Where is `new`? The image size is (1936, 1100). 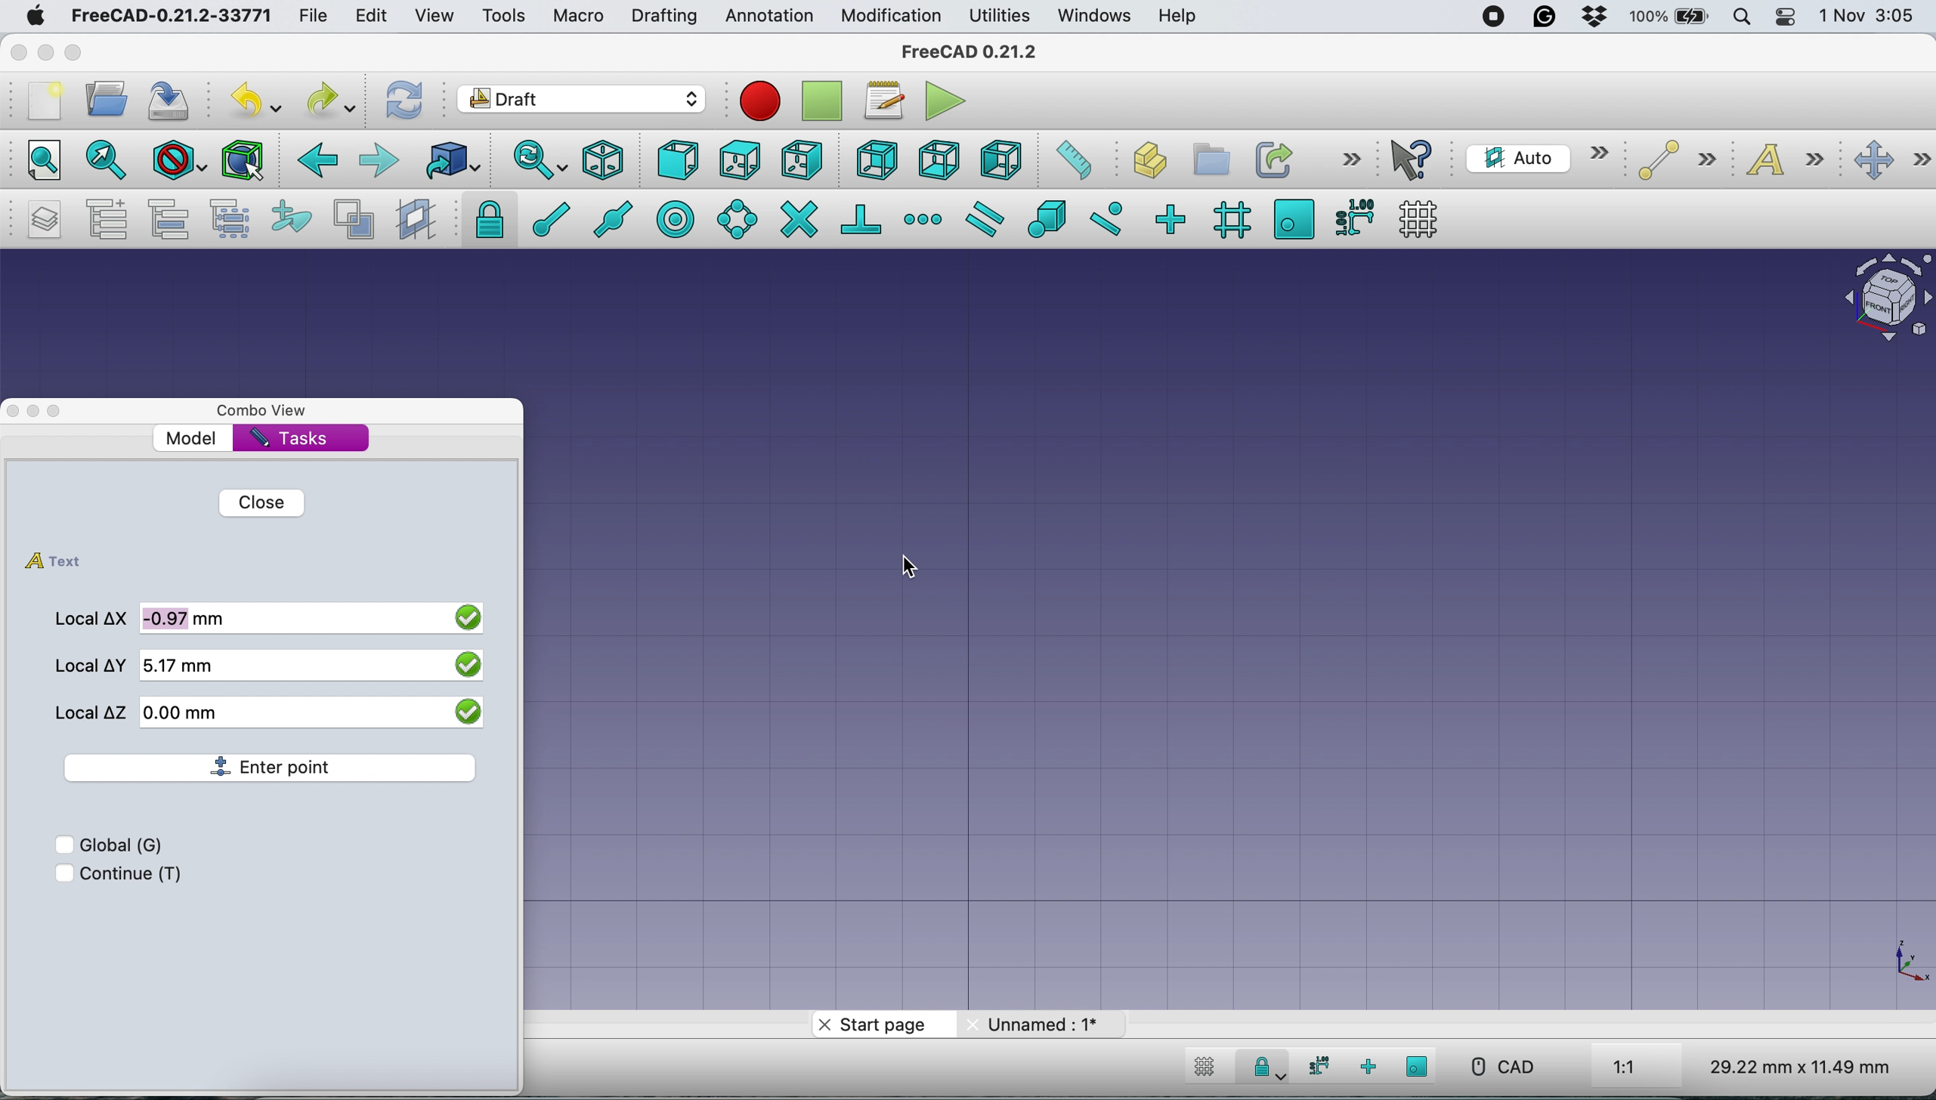
new is located at coordinates (45, 104).